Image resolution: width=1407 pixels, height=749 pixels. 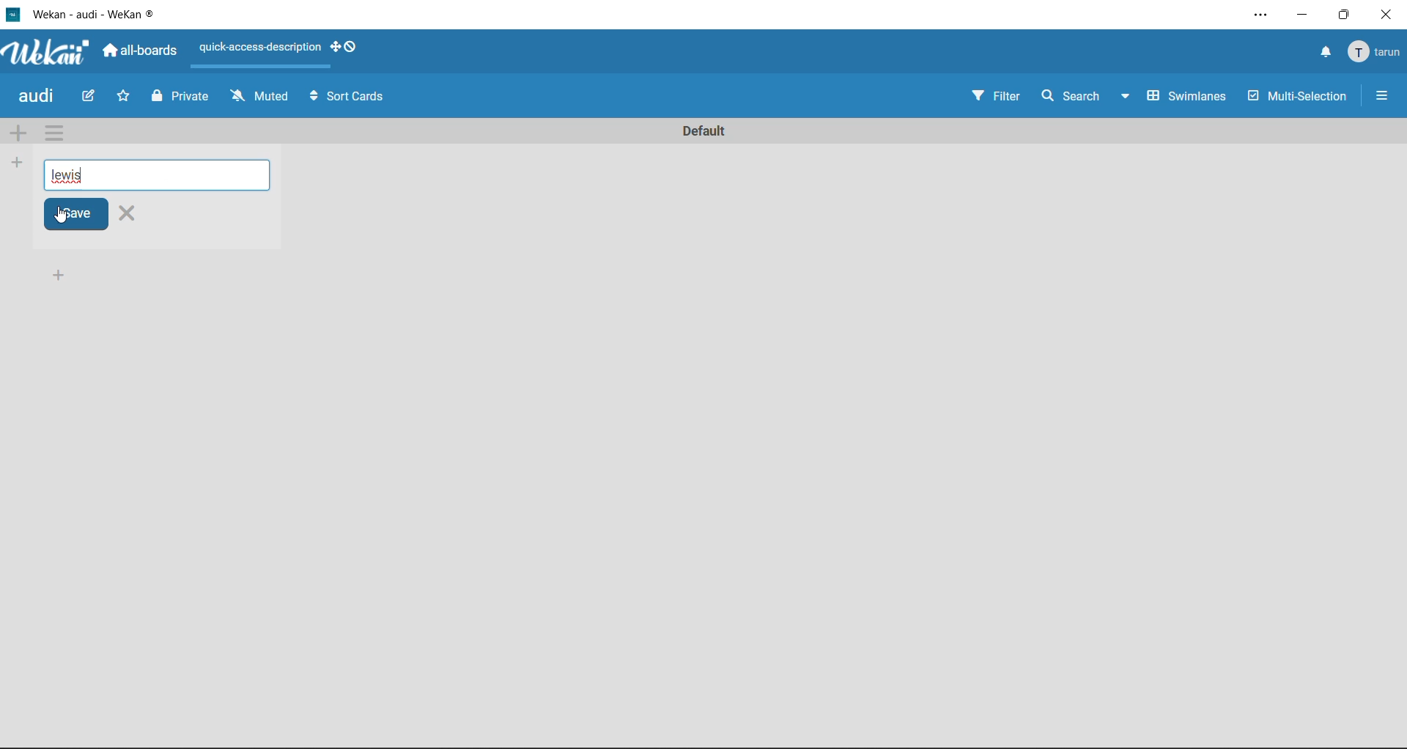 I want to click on Wekan - audi - WeKan, so click(x=87, y=13).